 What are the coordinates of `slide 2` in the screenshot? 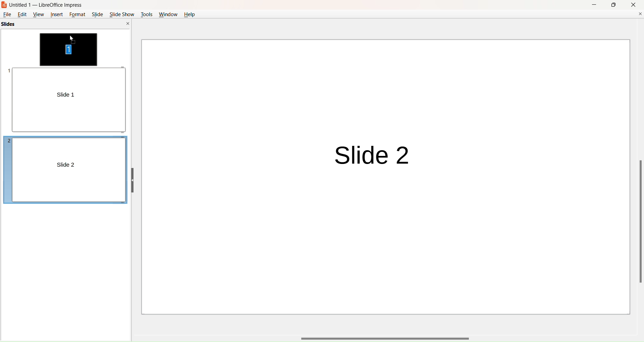 It's located at (66, 165).